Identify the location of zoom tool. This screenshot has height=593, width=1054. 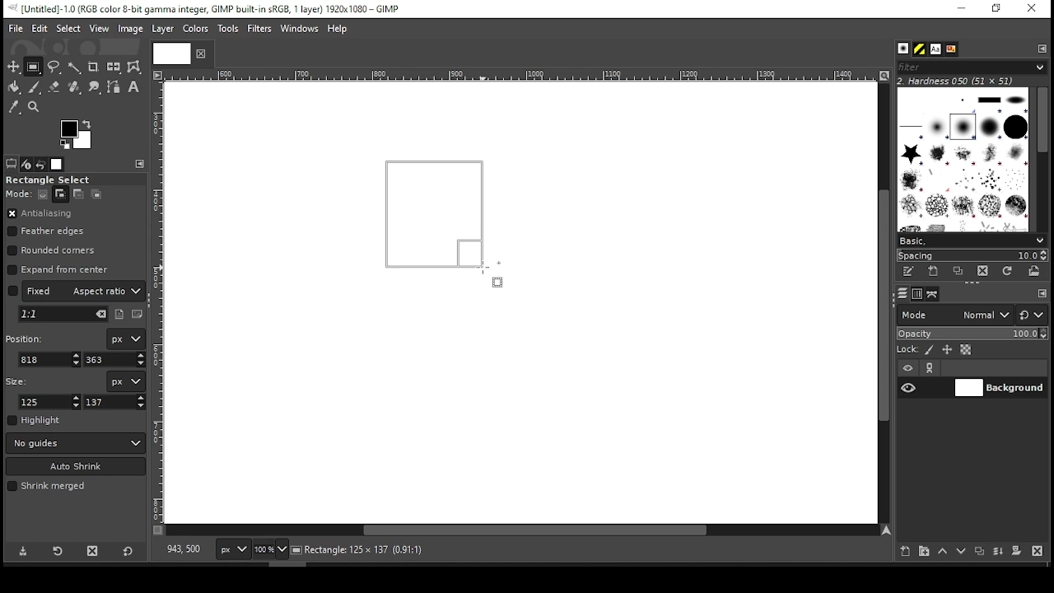
(35, 108).